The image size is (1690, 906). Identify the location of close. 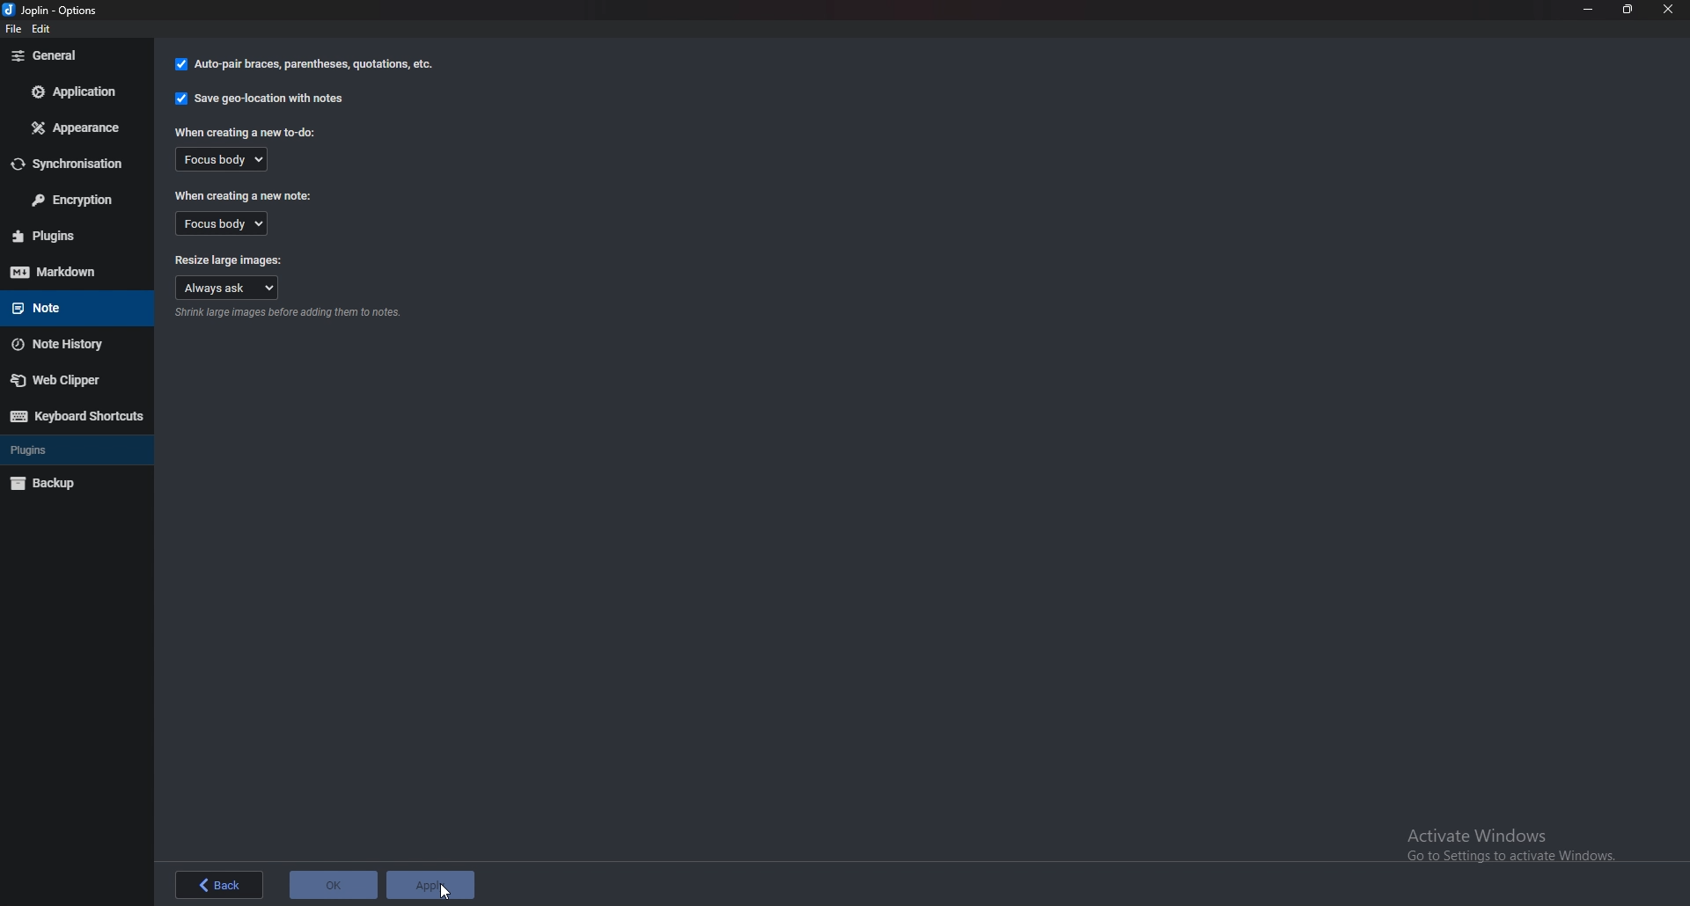
(1668, 10).